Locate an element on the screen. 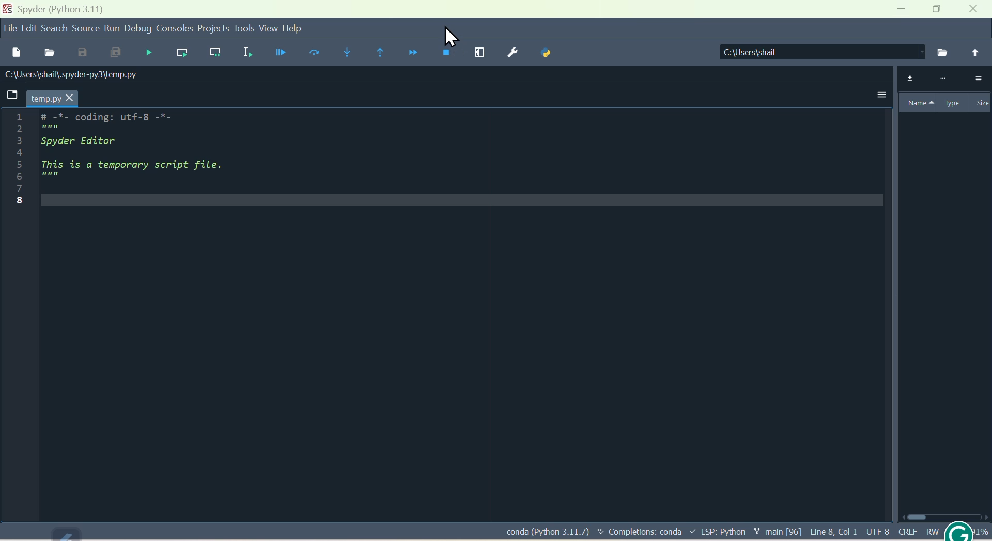  Search is located at coordinates (55, 27).